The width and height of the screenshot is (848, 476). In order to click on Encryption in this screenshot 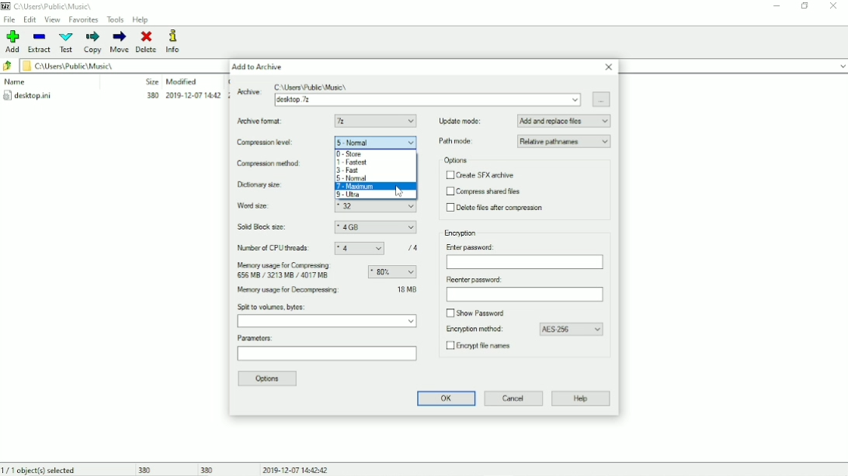, I will do `click(461, 233)`.